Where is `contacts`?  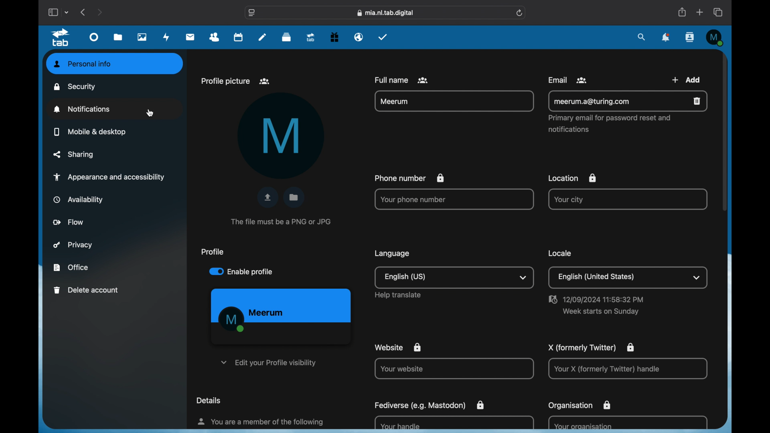
contacts is located at coordinates (691, 38).